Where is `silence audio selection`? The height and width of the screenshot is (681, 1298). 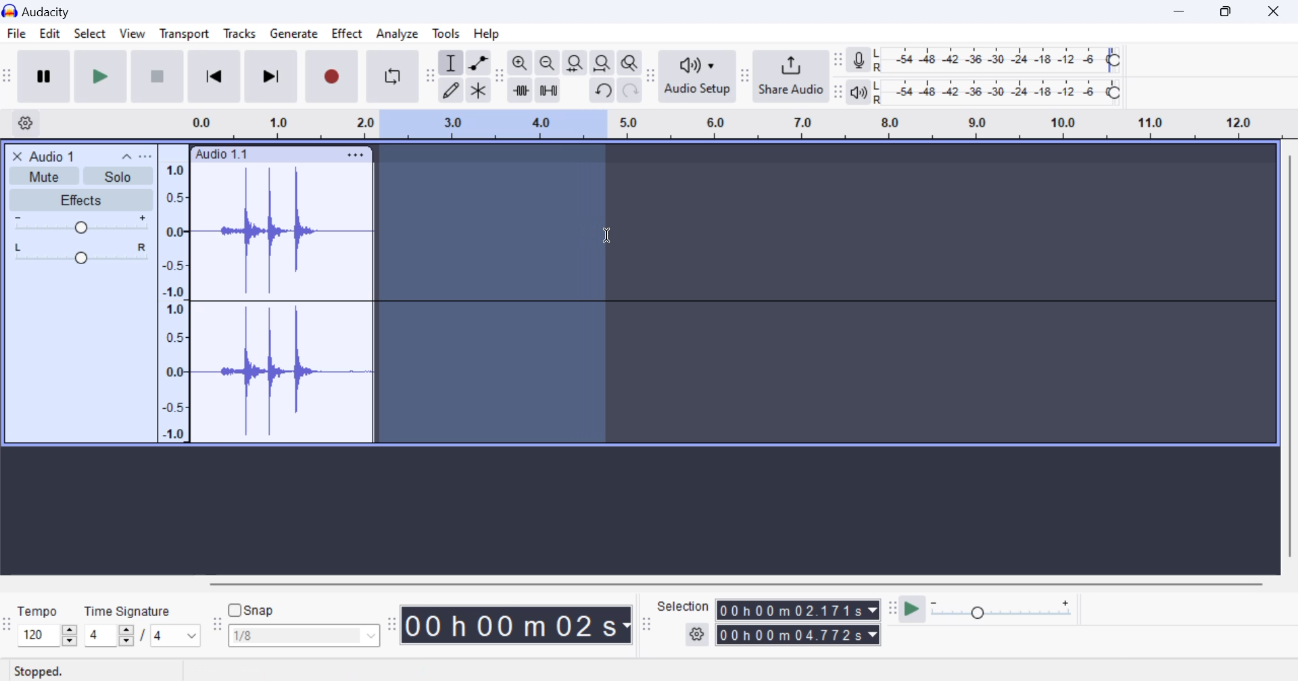
silence audio selection is located at coordinates (548, 91).